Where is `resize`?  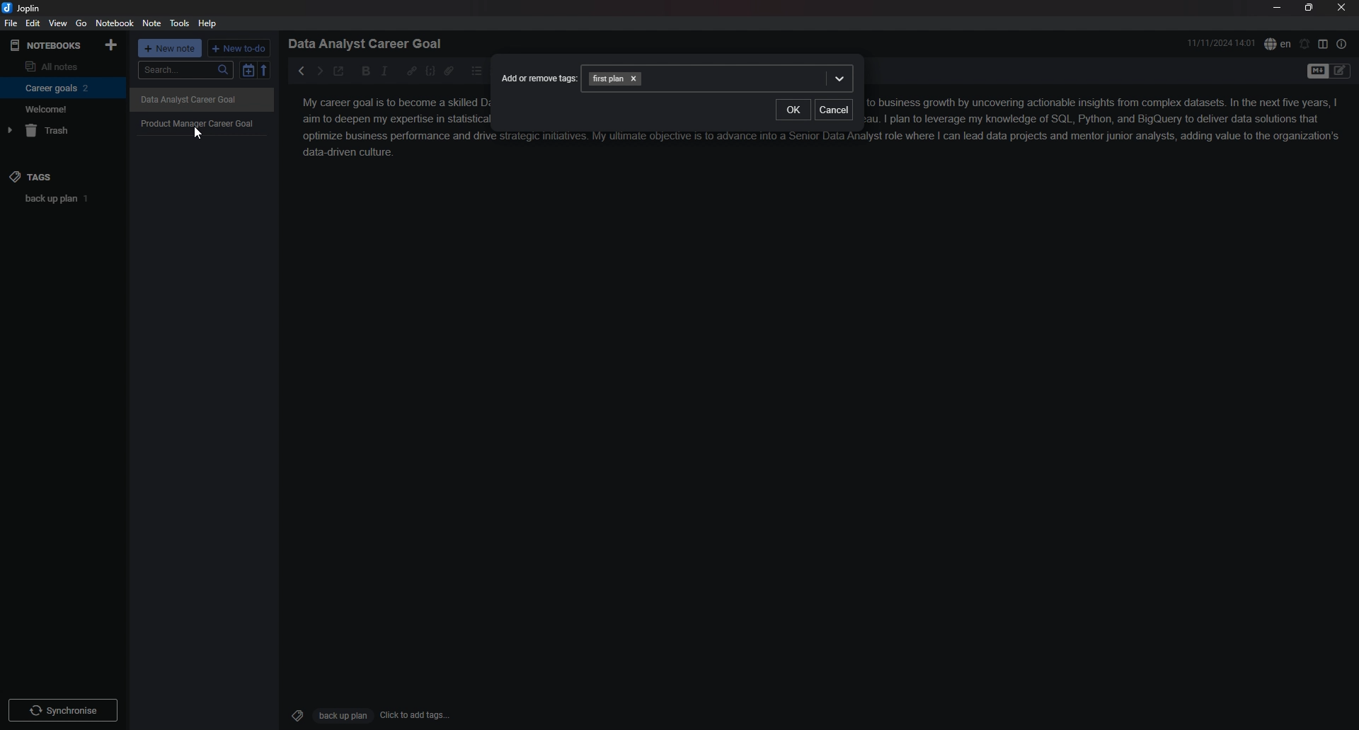 resize is located at coordinates (1309, 7).